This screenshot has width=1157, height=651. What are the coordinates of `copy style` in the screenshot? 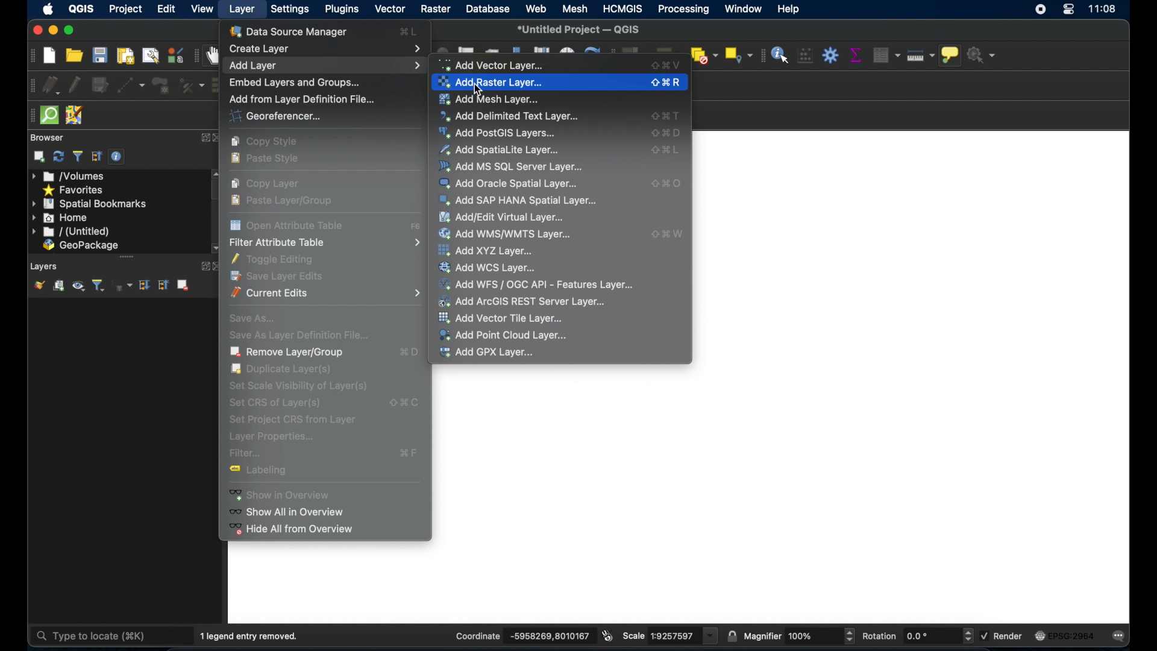 It's located at (266, 142).